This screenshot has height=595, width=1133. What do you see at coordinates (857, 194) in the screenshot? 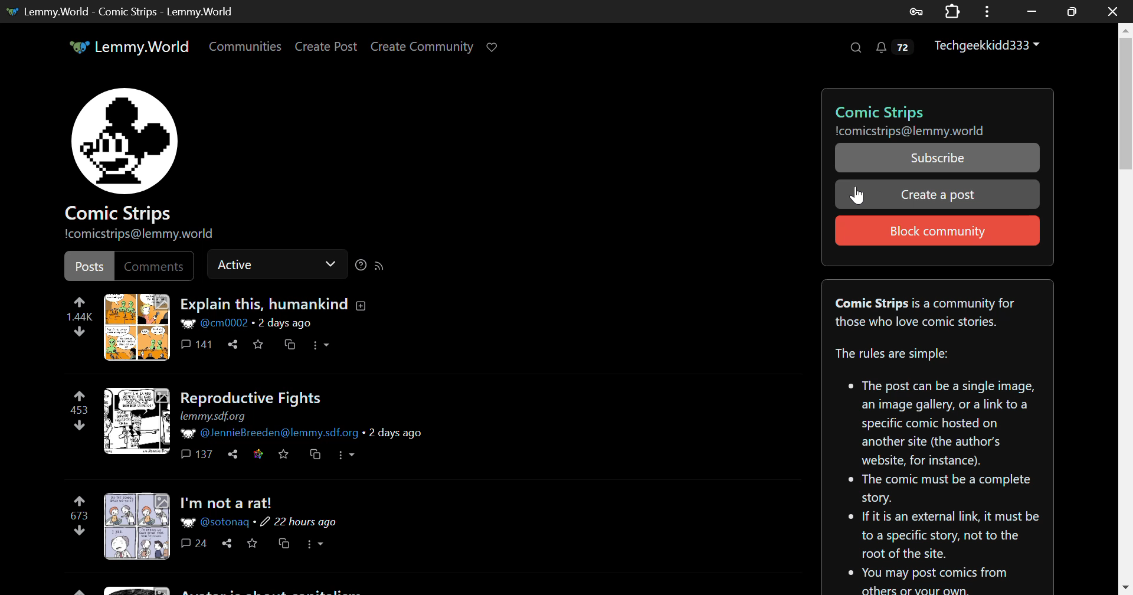
I see `Cursor Position` at bounding box center [857, 194].